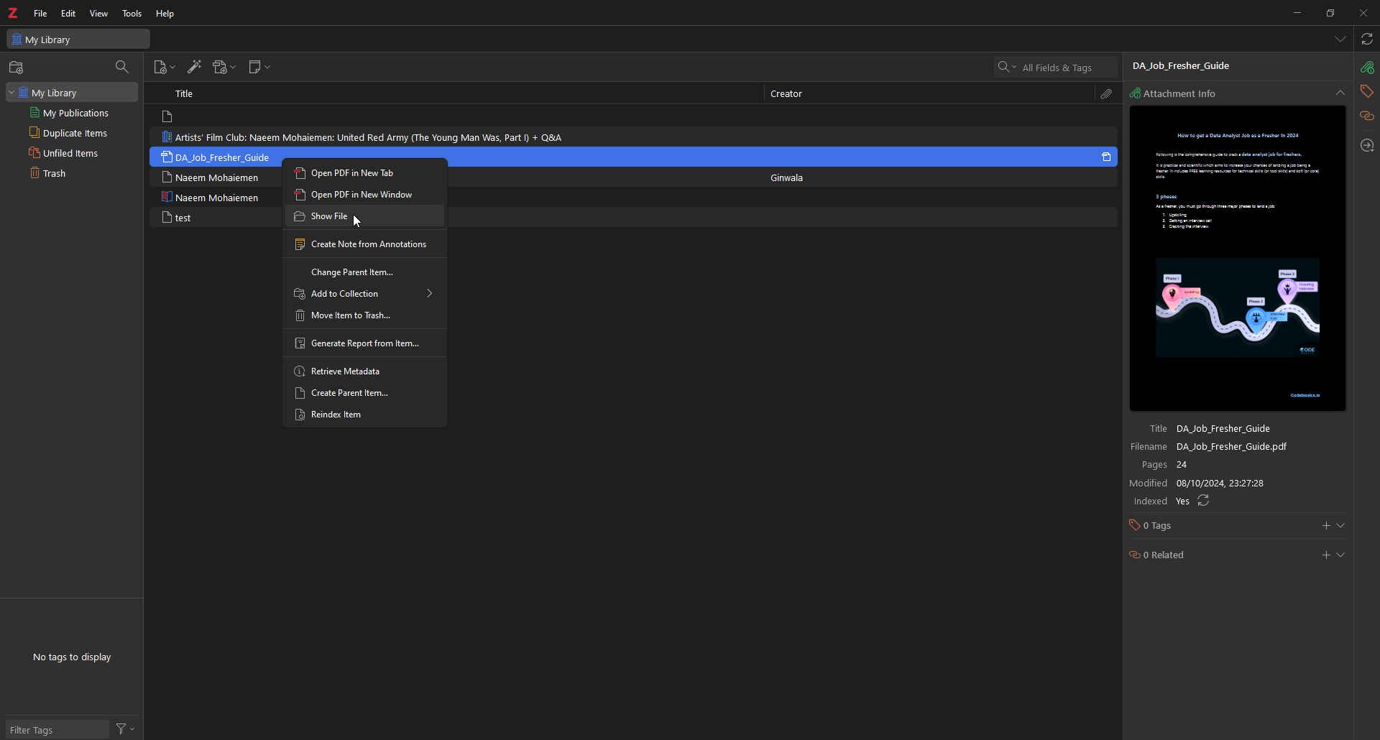 This screenshot has height=740, width=1380. What do you see at coordinates (209, 218) in the screenshot?
I see `note` at bounding box center [209, 218].